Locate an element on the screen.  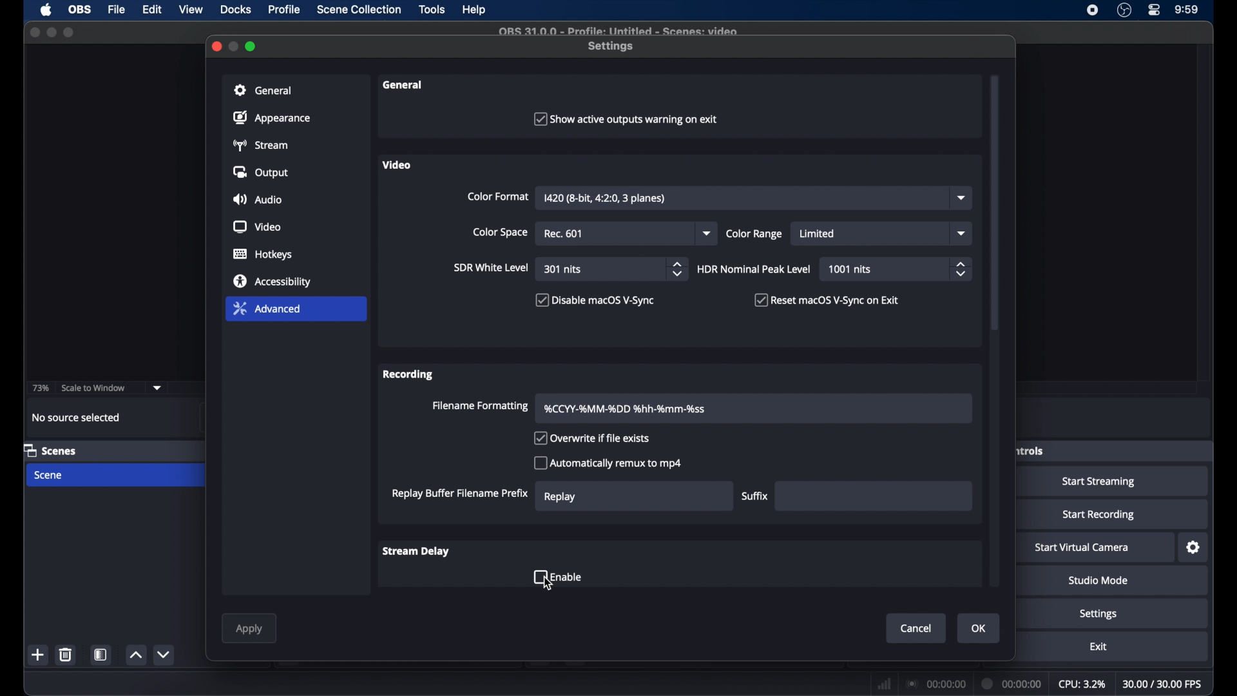
advanced is located at coordinates (267, 308).